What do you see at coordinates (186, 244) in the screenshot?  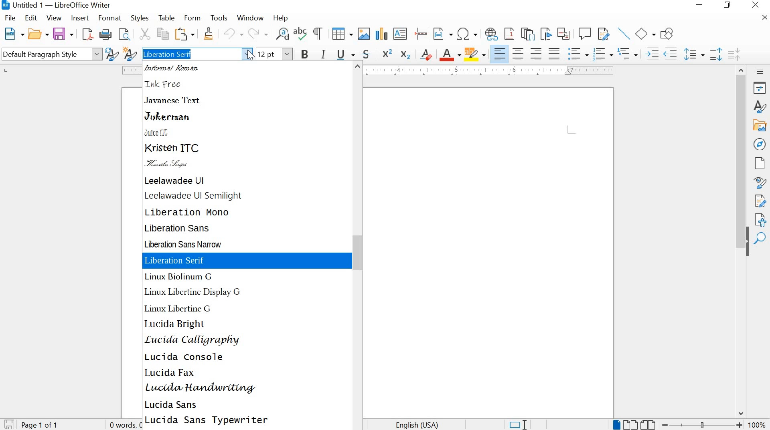 I see `LIBERATION SANS NARROW` at bounding box center [186, 244].